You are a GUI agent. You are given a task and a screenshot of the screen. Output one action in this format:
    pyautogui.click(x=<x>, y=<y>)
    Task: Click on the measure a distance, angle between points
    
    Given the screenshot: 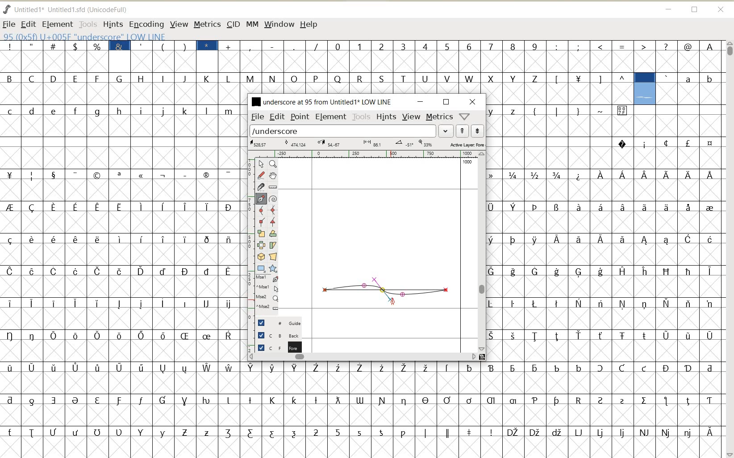 What is the action you would take?
    pyautogui.click(x=273, y=187)
    